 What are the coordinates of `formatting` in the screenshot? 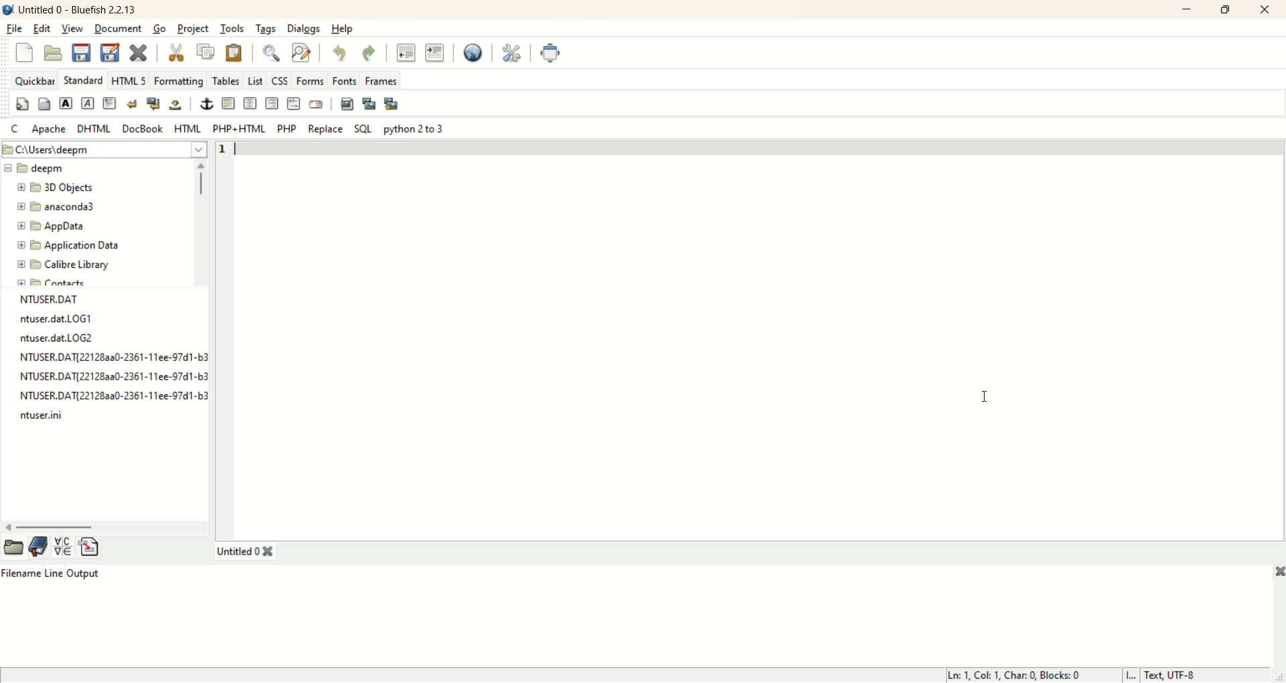 It's located at (179, 81).